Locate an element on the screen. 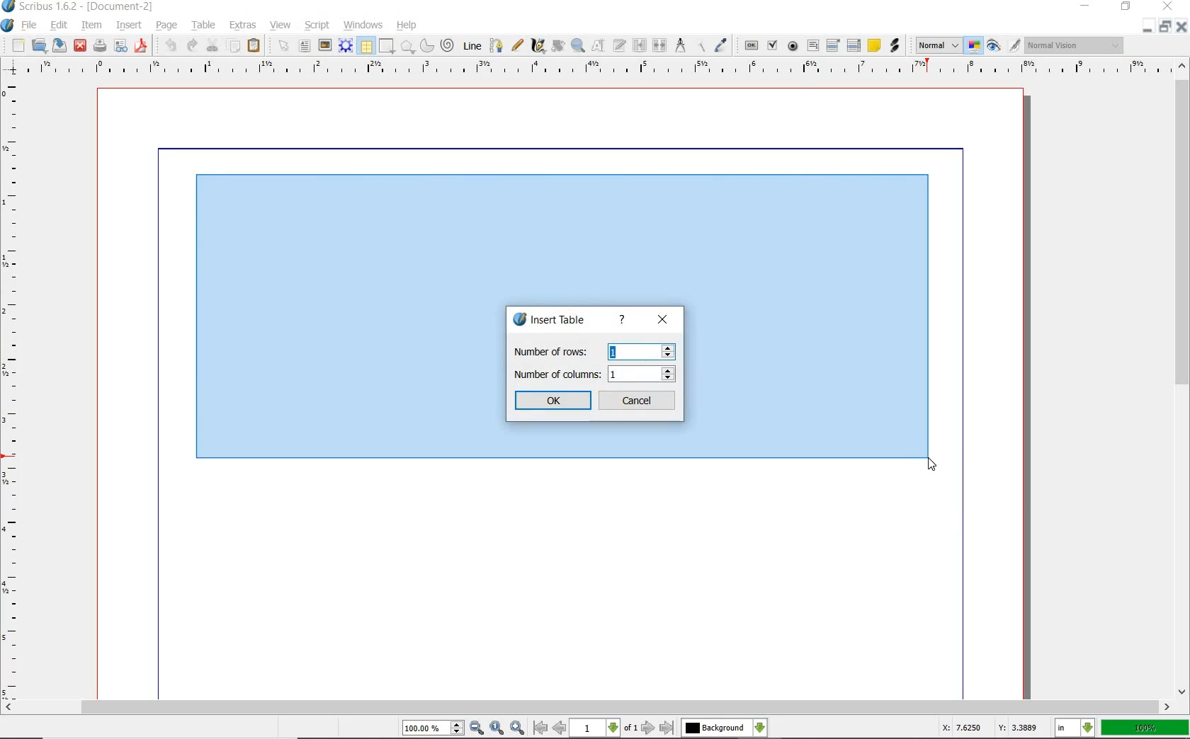 The height and width of the screenshot is (739, 1190). eye dropper is located at coordinates (720, 45).